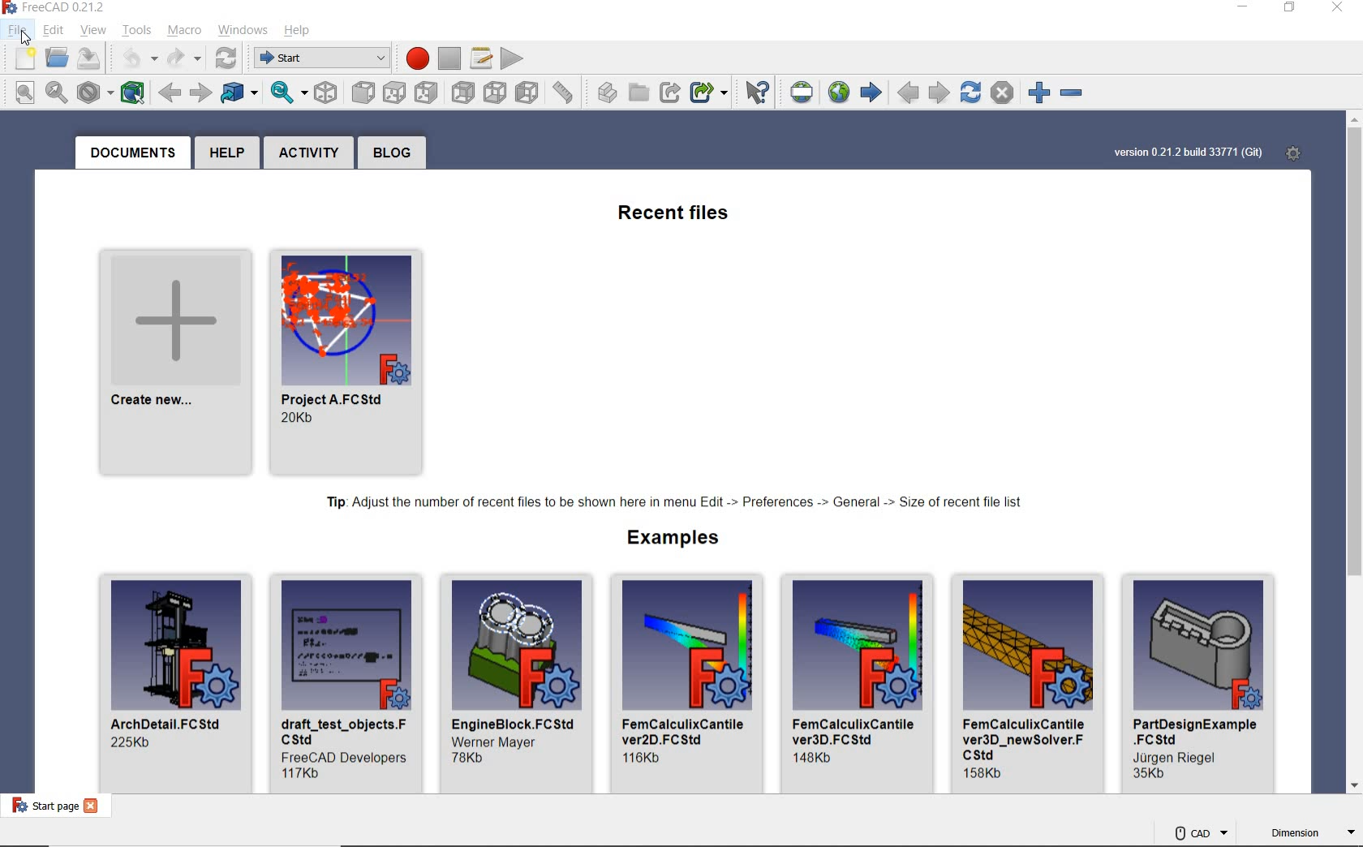 The image size is (1363, 847). What do you see at coordinates (678, 503) in the screenshot?
I see `TIP` at bounding box center [678, 503].